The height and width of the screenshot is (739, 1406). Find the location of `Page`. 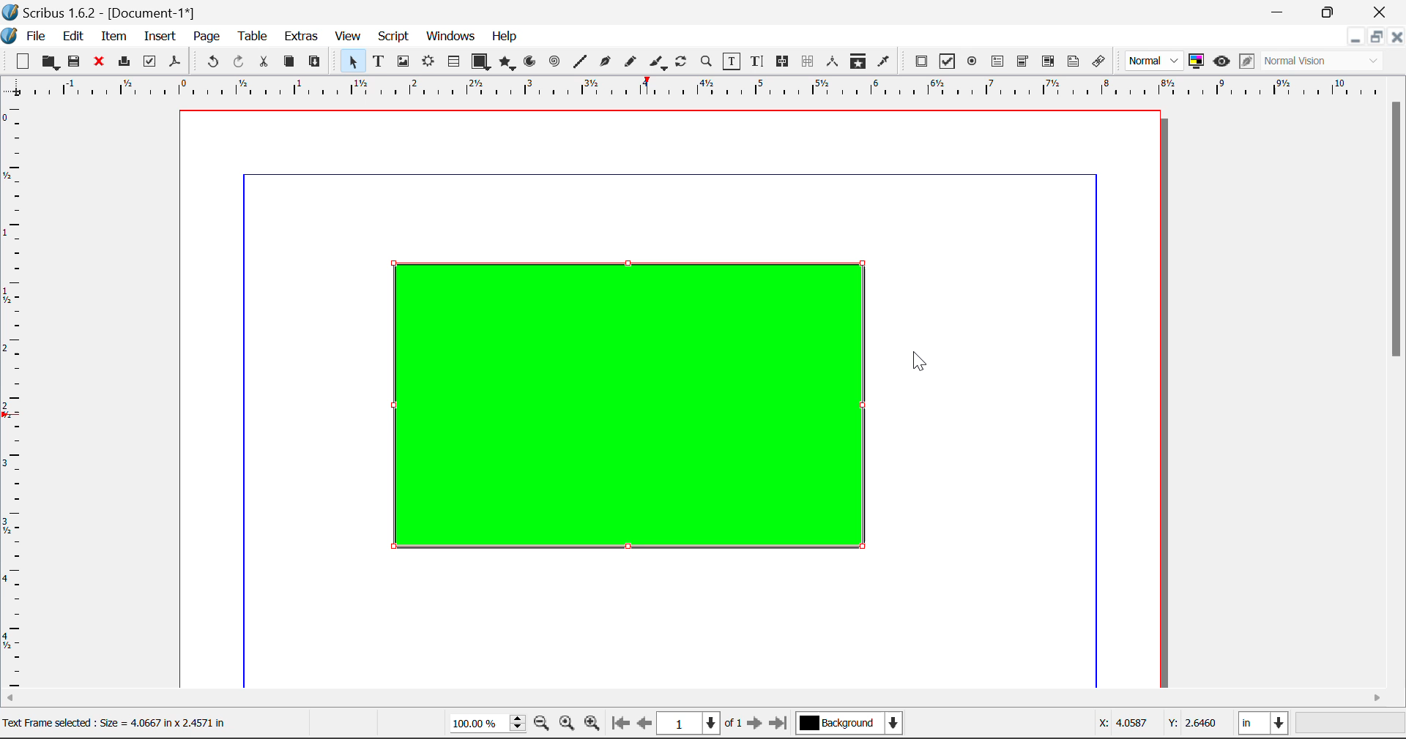

Page is located at coordinates (206, 37).